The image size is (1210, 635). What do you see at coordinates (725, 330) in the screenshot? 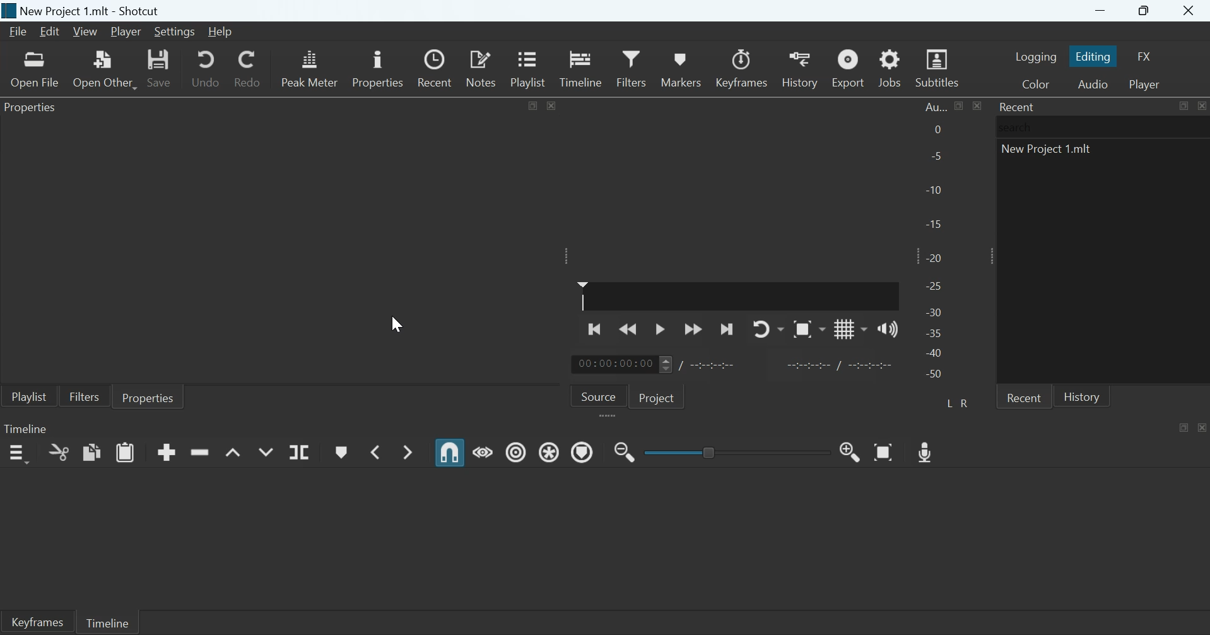
I see `Skip to the next point` at bounding box center [725, 330].